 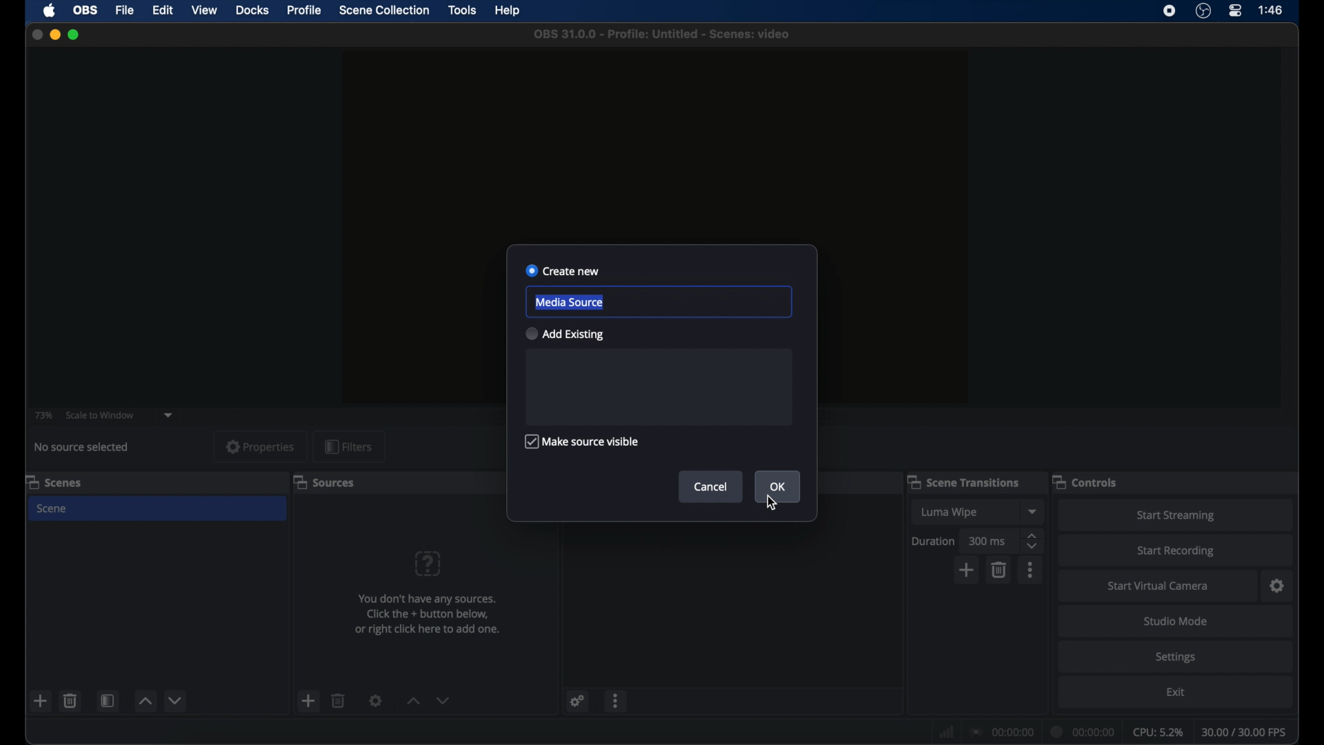 I want to click on create new, so click(x=563, y=270).